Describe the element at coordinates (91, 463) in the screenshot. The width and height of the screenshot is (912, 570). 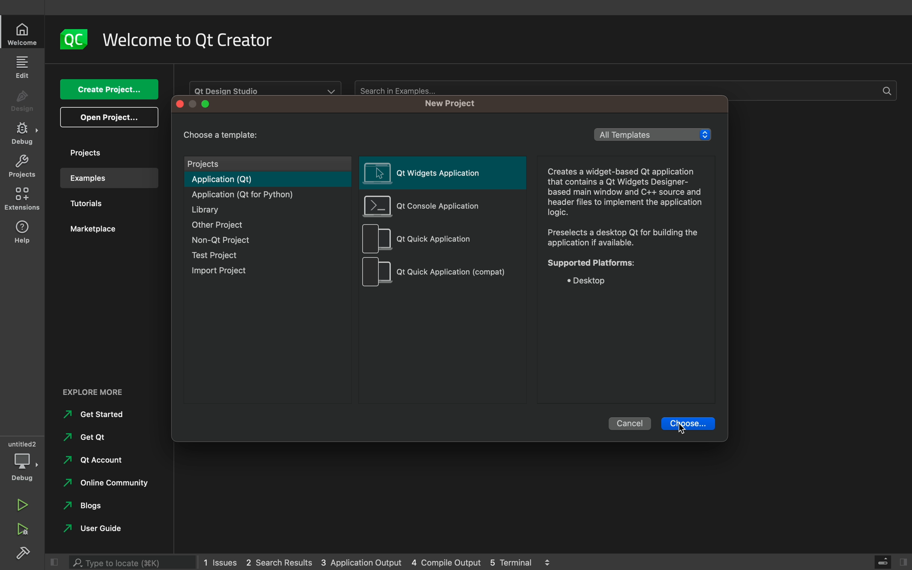
I see `at account` at that location.